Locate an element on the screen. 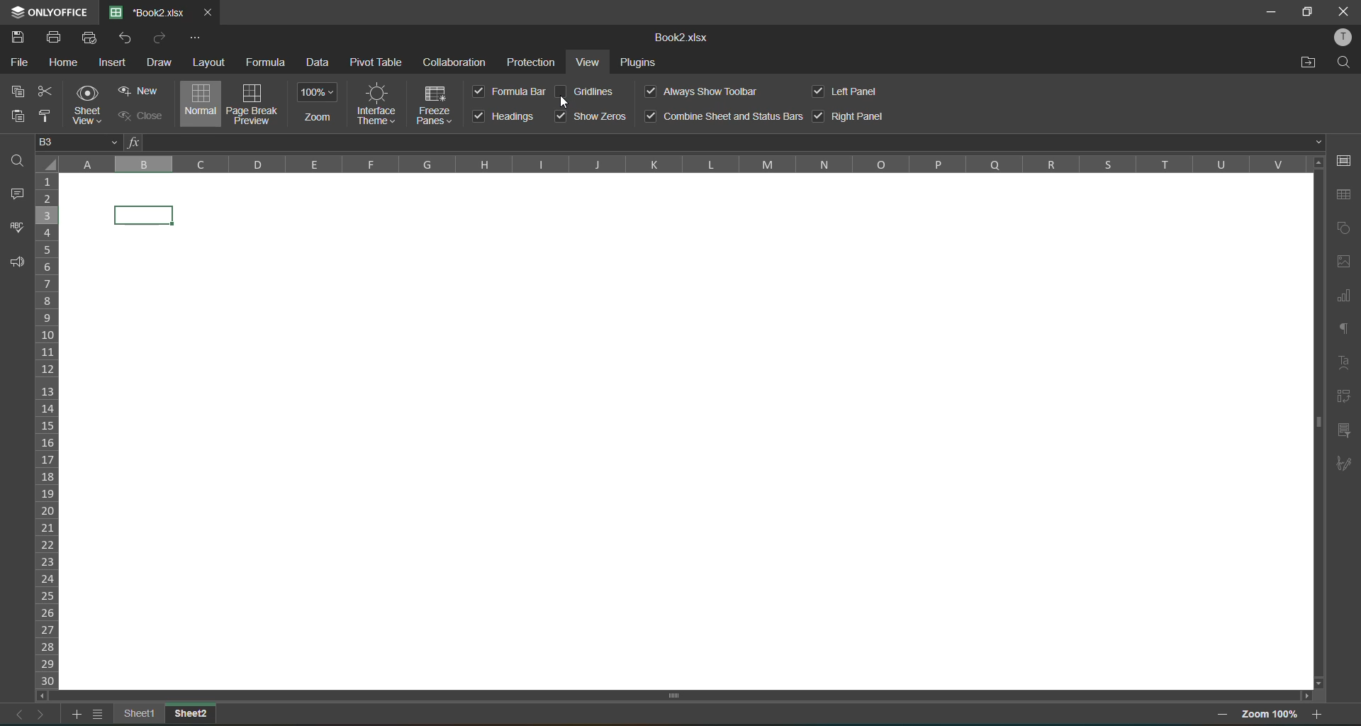 The width and height of the screenshot is (1361, 726). maximize is located at coordinates (1311, 13).